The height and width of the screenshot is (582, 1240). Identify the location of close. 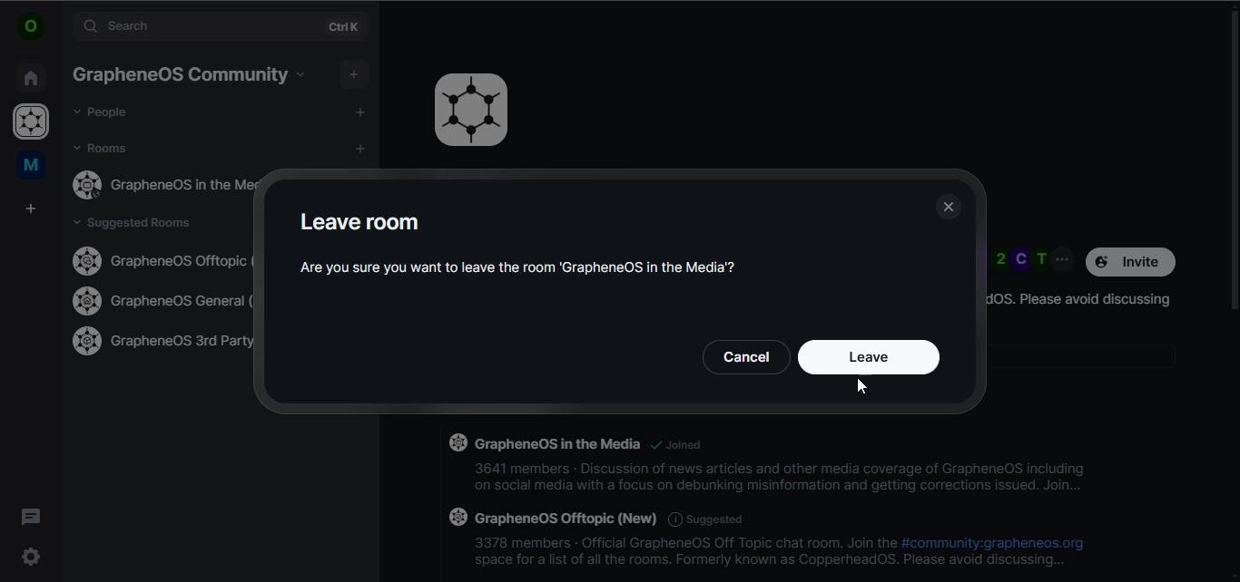
(950, 206).